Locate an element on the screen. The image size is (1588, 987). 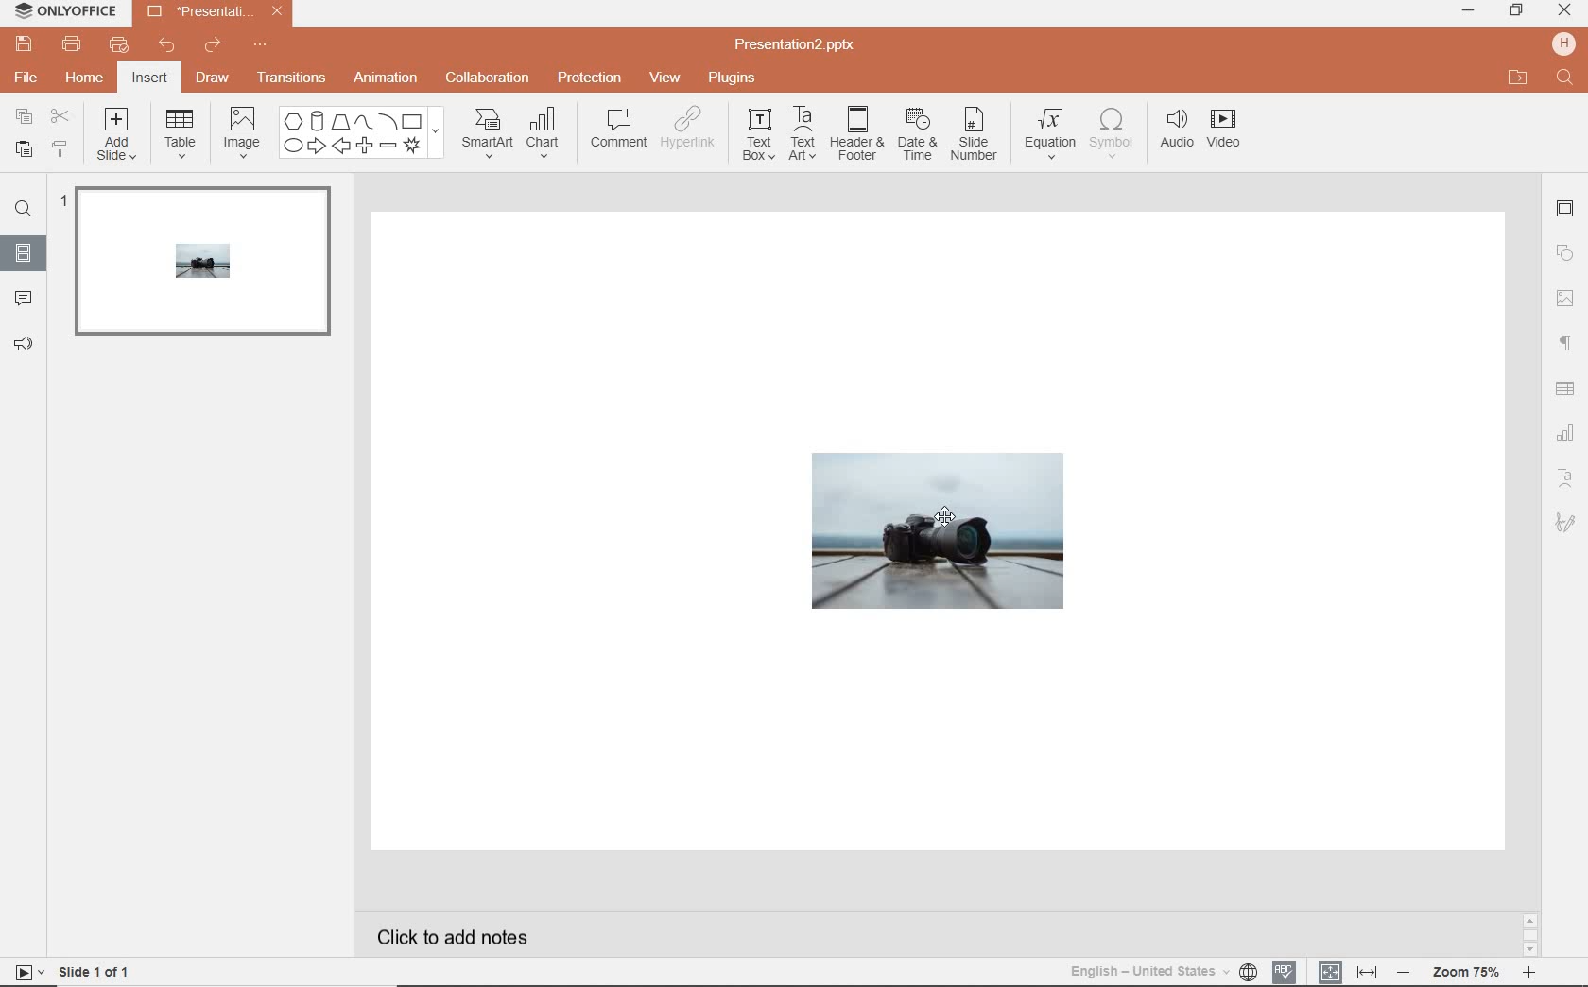
Presentation2.pptx is located at coordinates (812, 43).